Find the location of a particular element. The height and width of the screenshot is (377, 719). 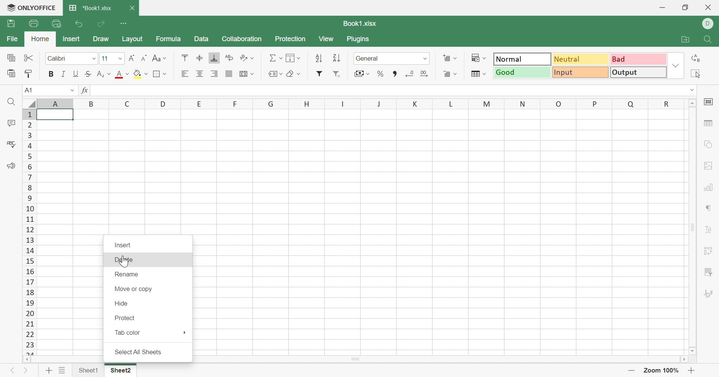

Drop Down is located at coordinates (426, 58).